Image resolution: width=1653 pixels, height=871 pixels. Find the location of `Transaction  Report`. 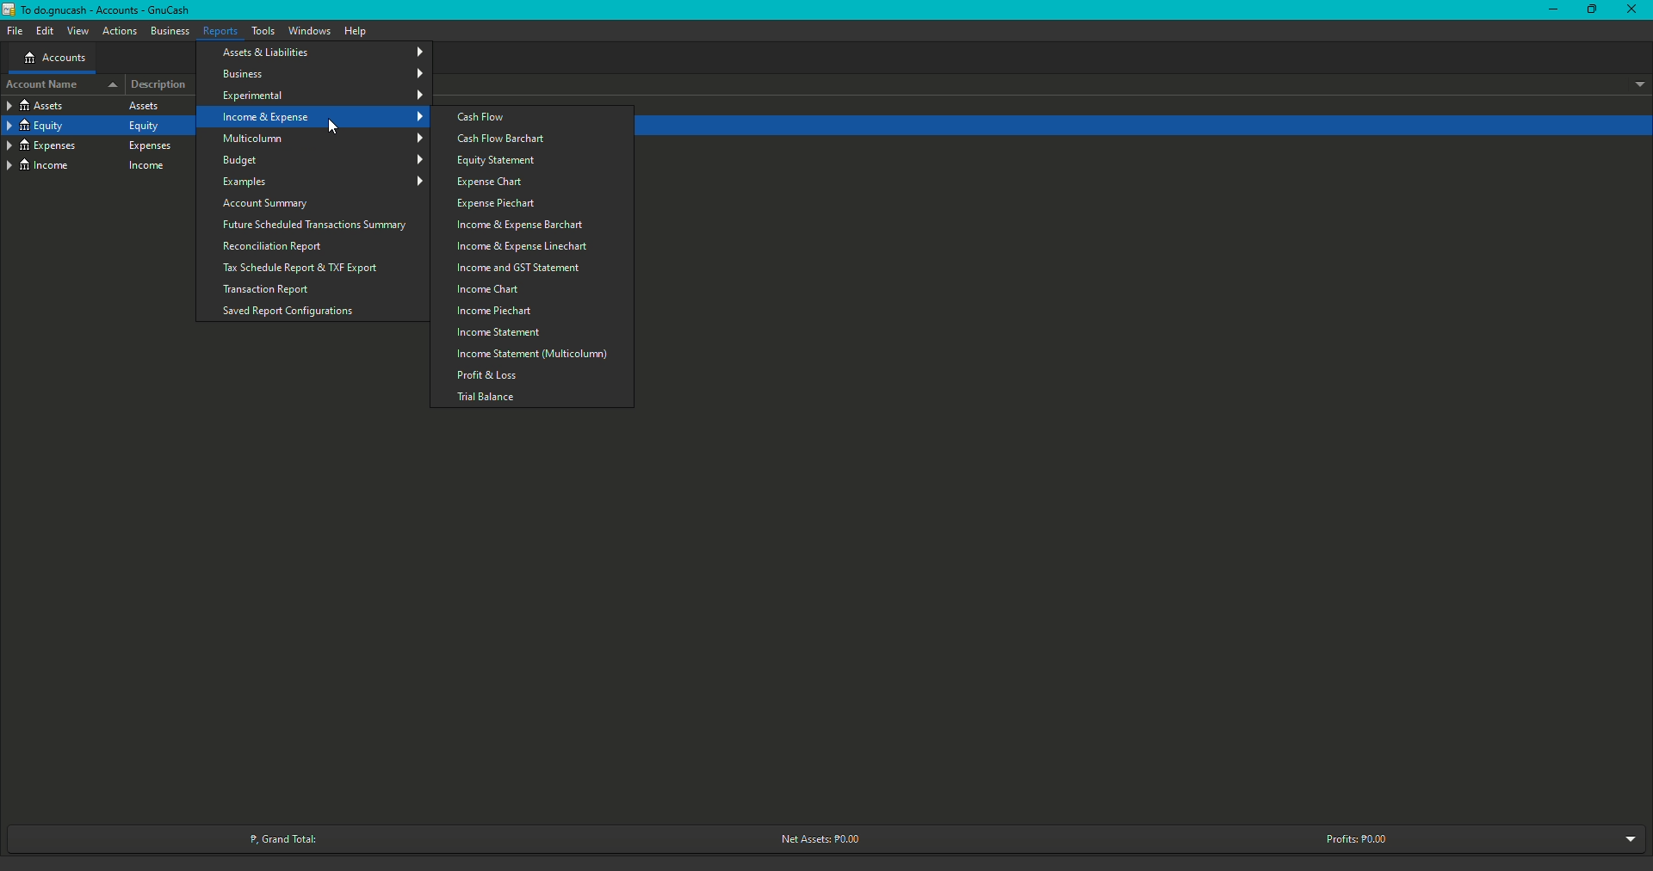

Transaction  Report is located at coordinates (266, 291).